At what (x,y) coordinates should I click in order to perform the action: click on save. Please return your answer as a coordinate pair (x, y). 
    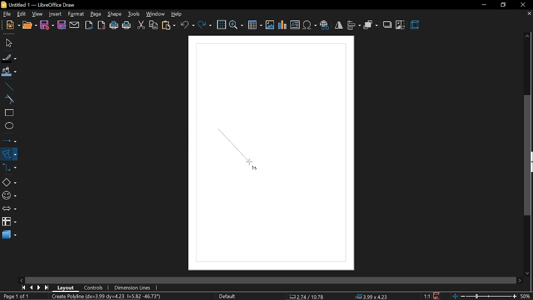
    Looking at the image, I should click on (439, 295).